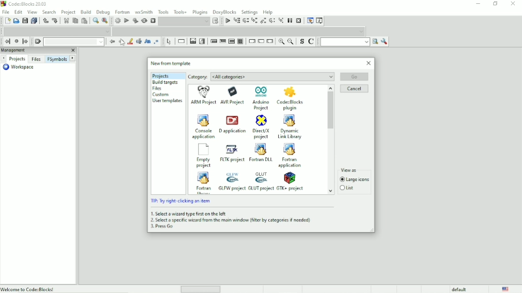 This screenshot has height=293, width=522. Describe the element at coordinates (122, 11) in the screenshot. I see `Fortran` at that location.